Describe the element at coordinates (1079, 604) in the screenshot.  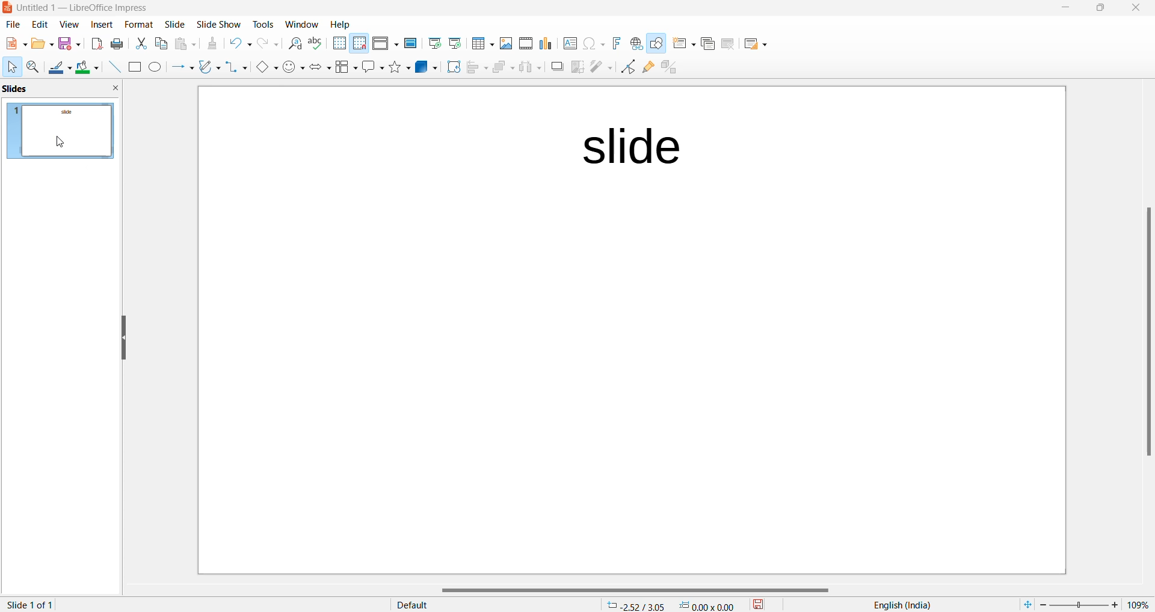
I see `zoom slider` at that location.